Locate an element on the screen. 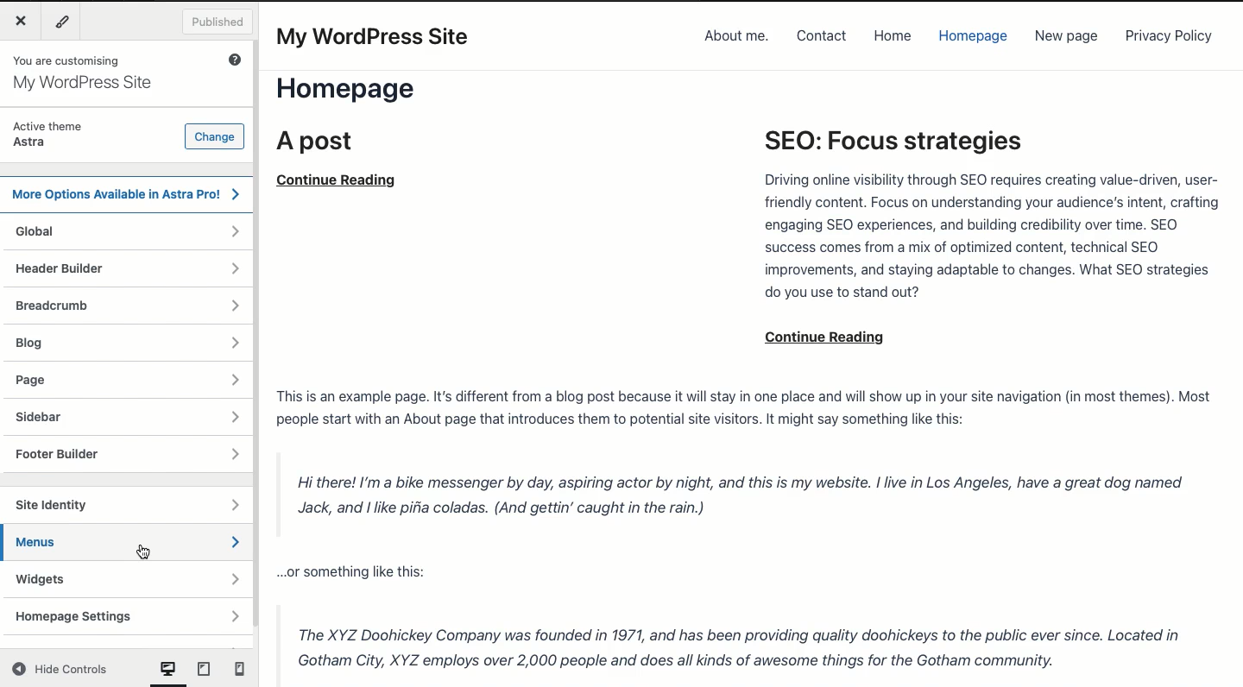  New page is located at coordinates (1066, 37).